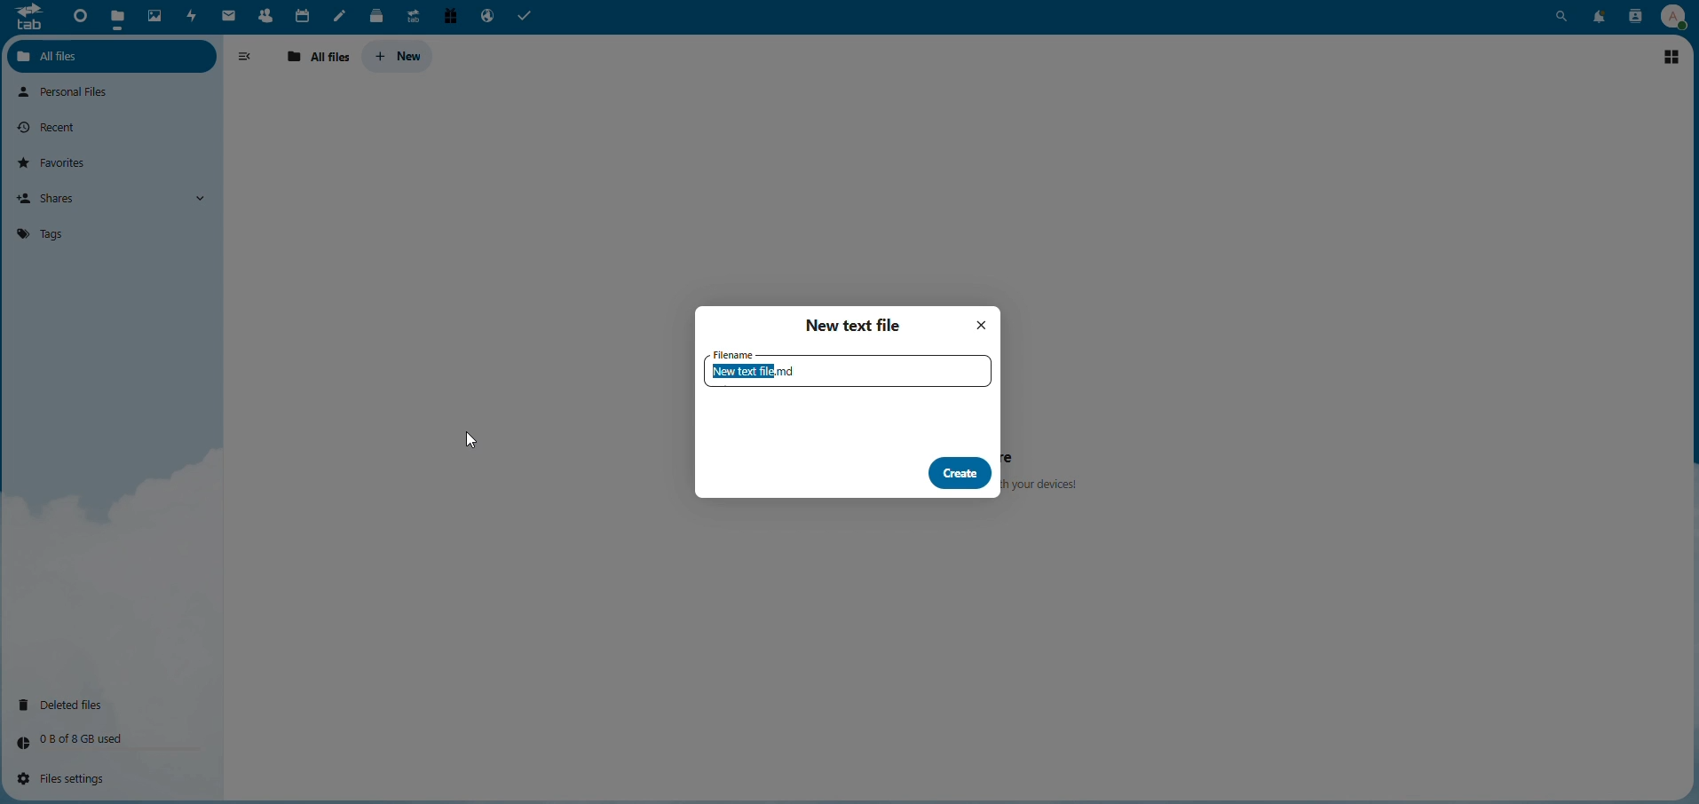  I want to click on Storage of gb used, so click(85, 738).